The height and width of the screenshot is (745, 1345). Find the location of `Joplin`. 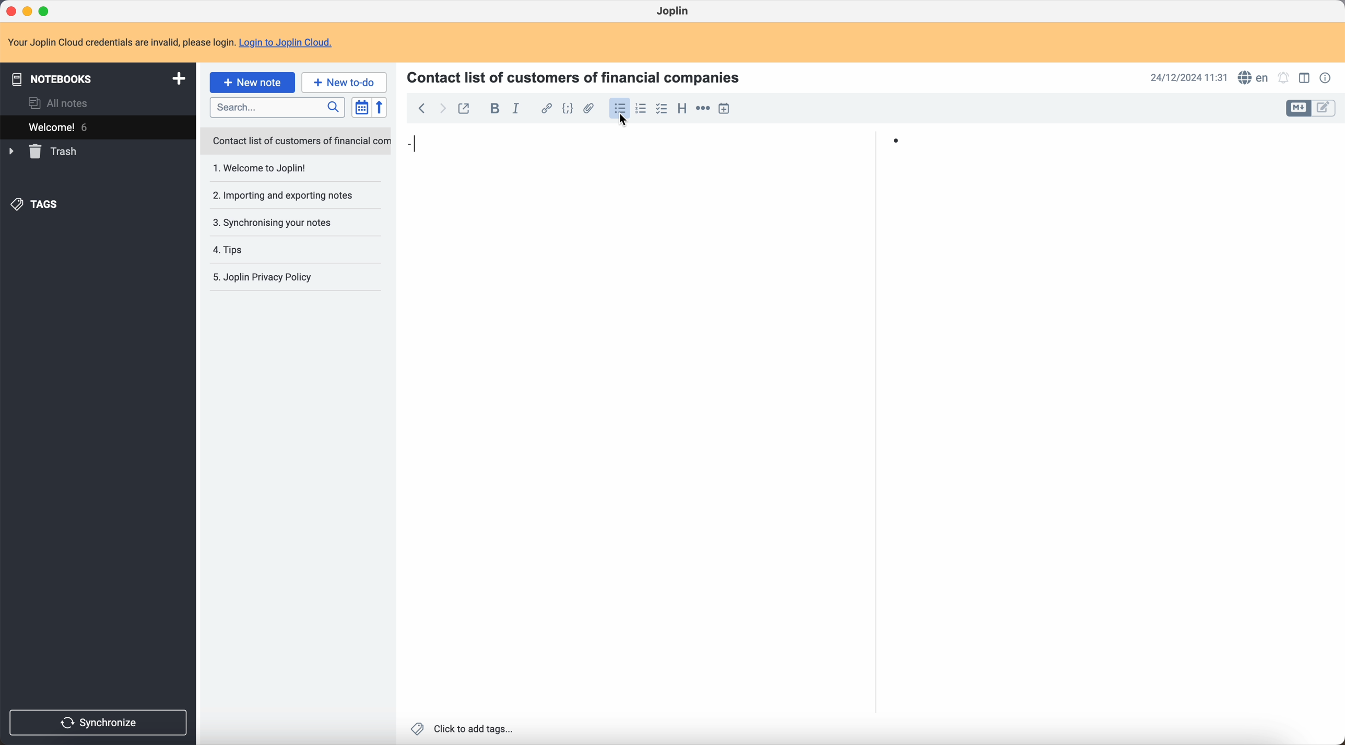

Joplin is located at coordinates (672, 10).